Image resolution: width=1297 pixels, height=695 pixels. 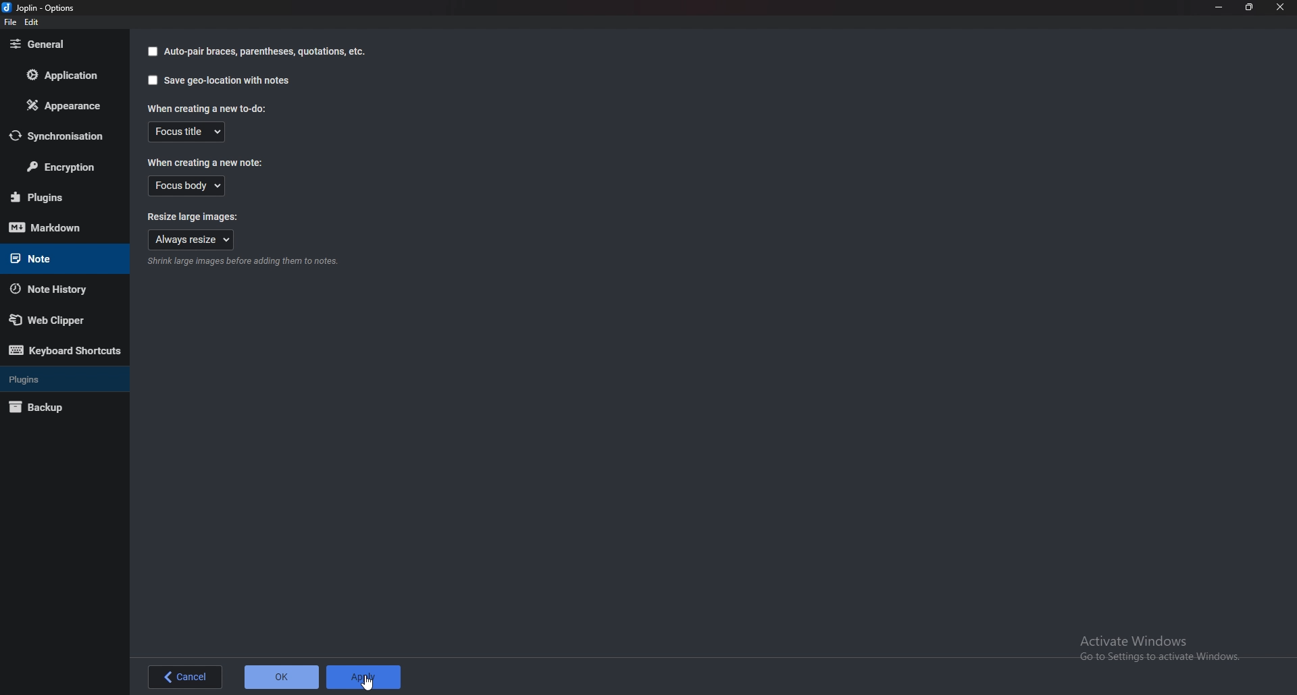 I want to click on Plugin, so click(x=60, y=198).